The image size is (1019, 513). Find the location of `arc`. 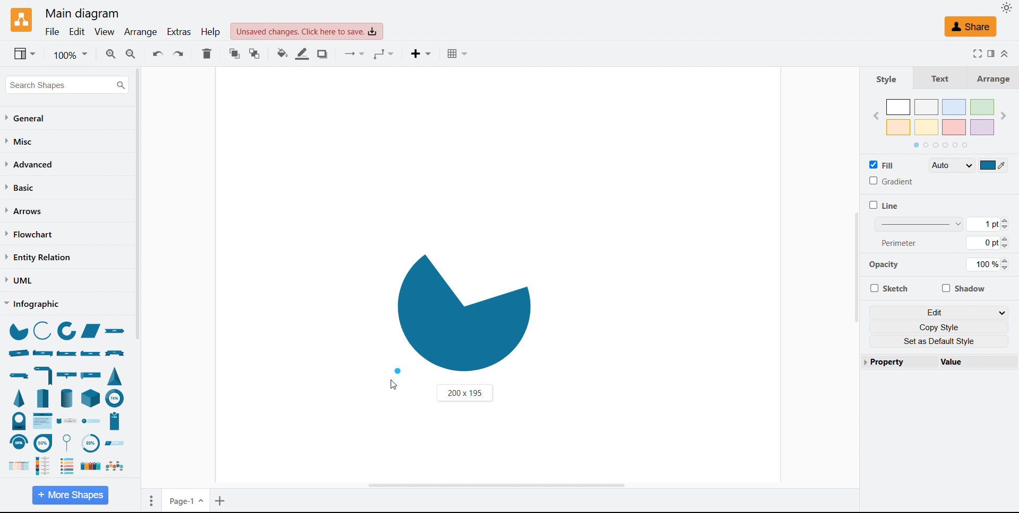

arc is located at coordinates (42, 330).